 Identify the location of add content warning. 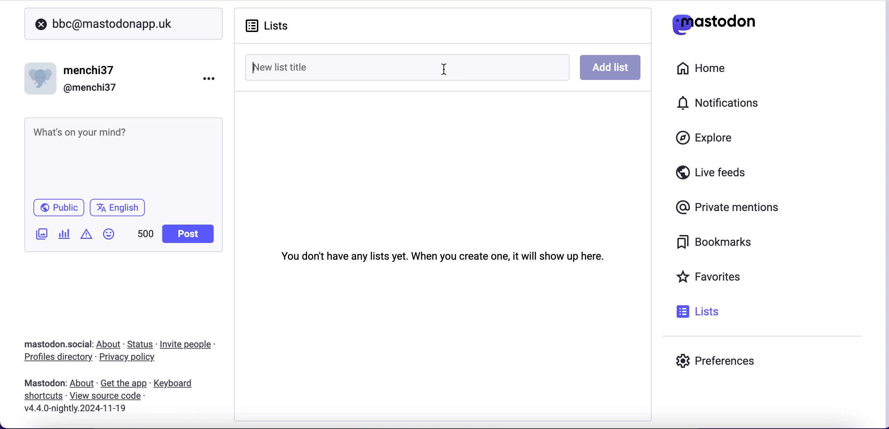
(88, 235).